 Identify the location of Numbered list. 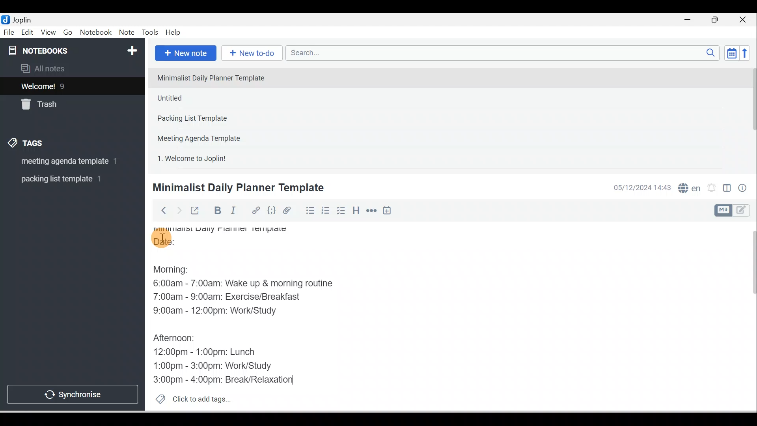
(326, 210).